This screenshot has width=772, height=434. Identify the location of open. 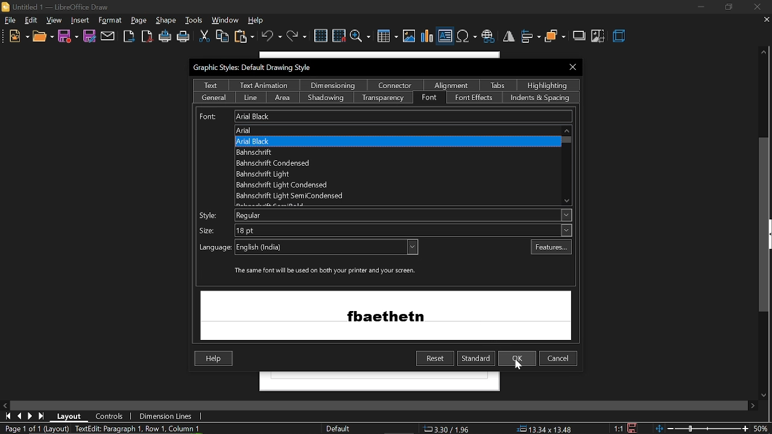
(42, 37).